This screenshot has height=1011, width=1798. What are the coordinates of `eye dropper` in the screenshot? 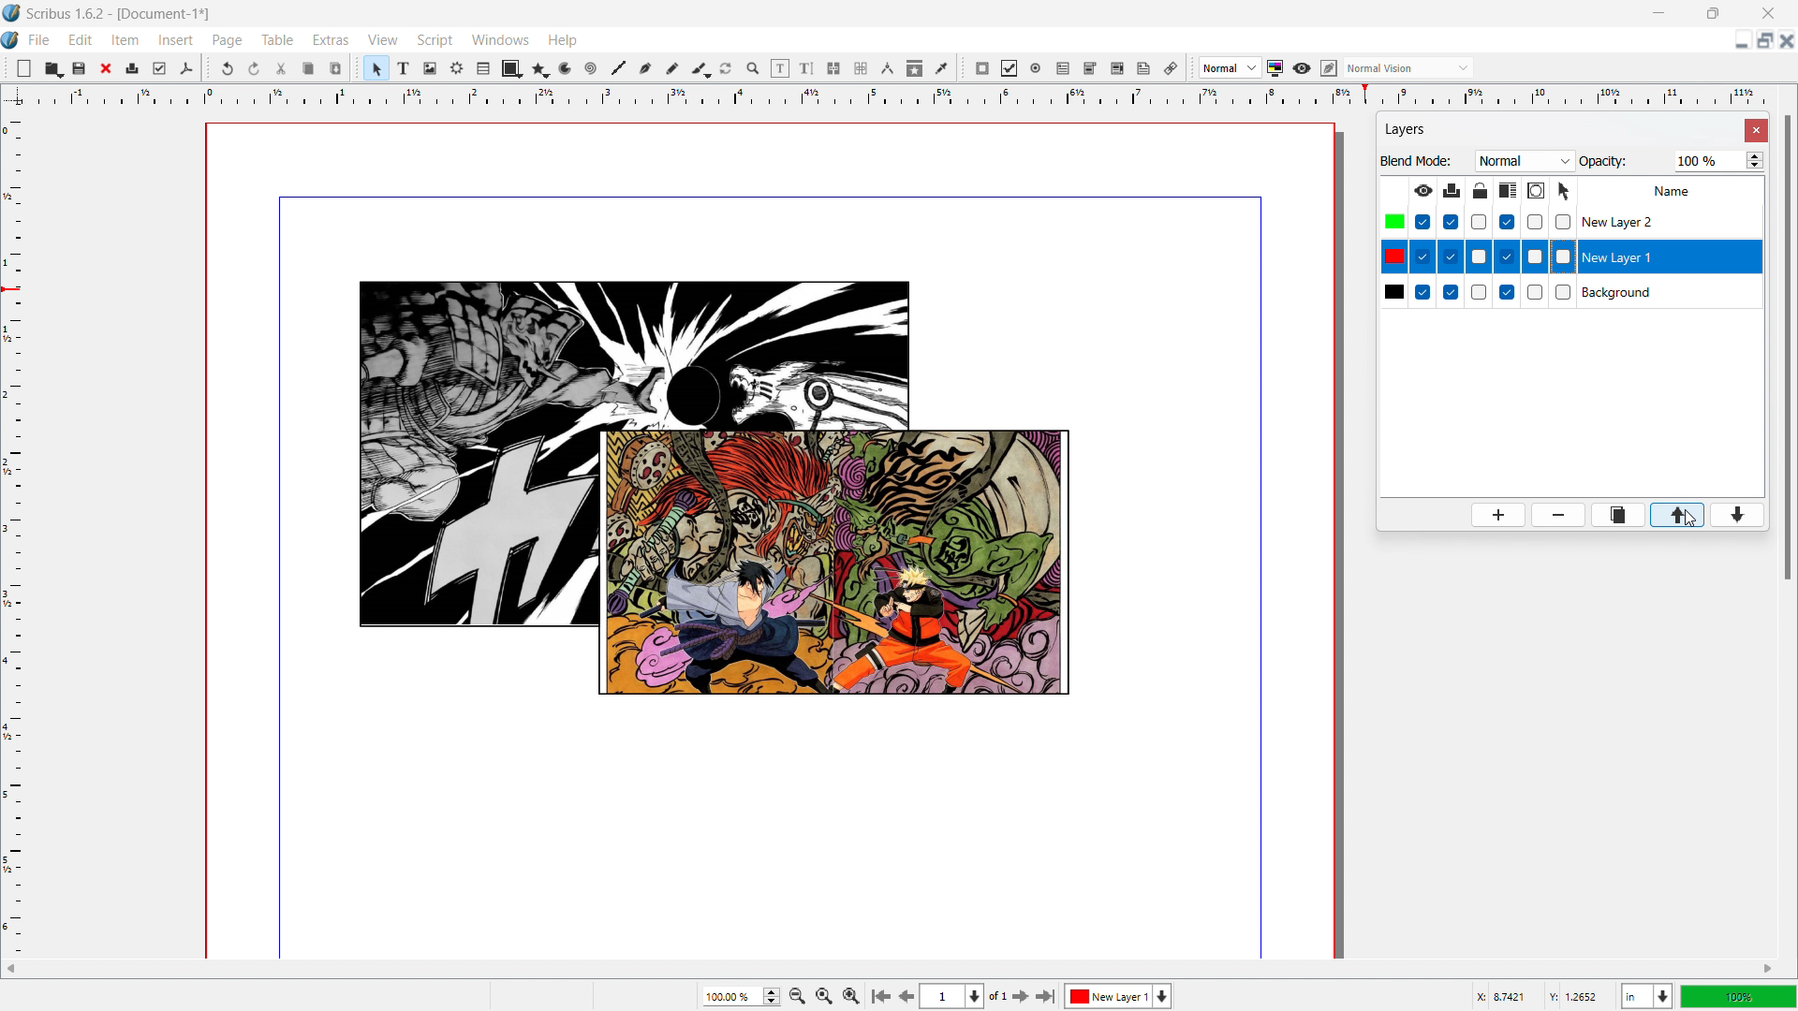 It's located at (941, 69).